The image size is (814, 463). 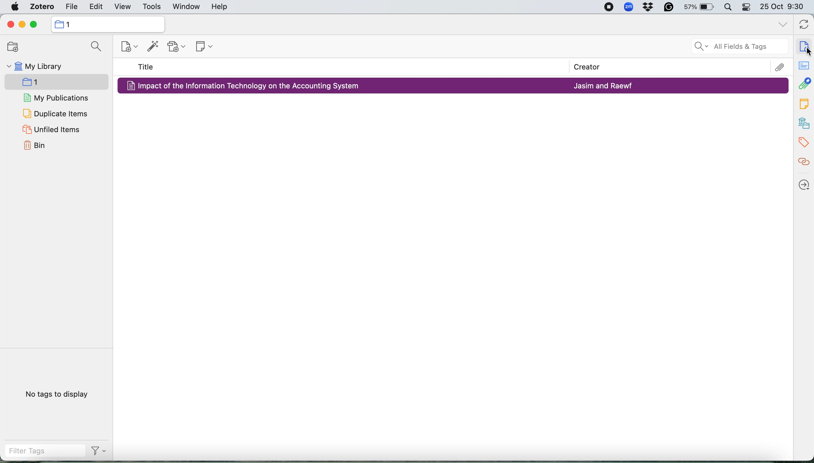 What do you see at coordinates (804, 45) in the screenshot?
I see `info` at bounding box center [804, 45].